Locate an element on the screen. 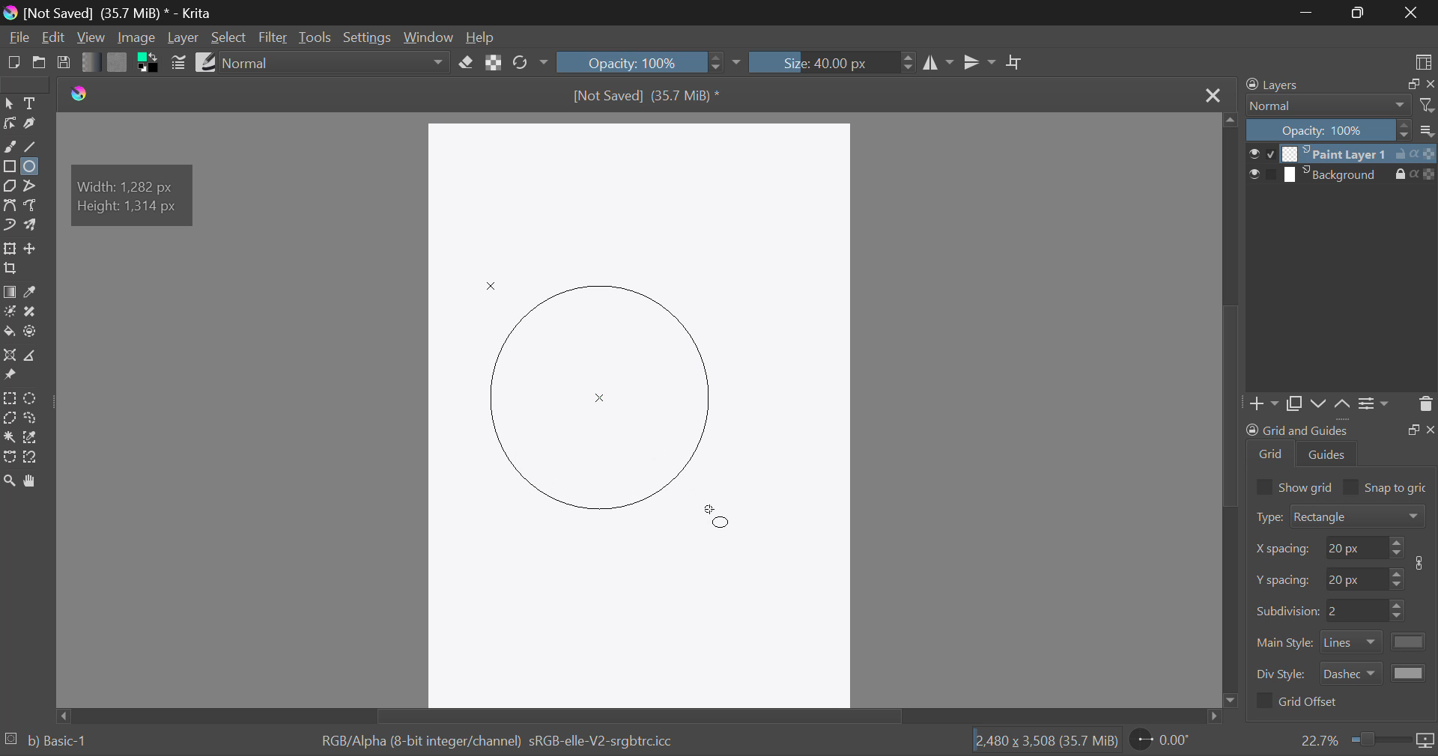 Image resolution: width=1438 pixels, height=756 pixels. Window is located at coordinates (428, 39).